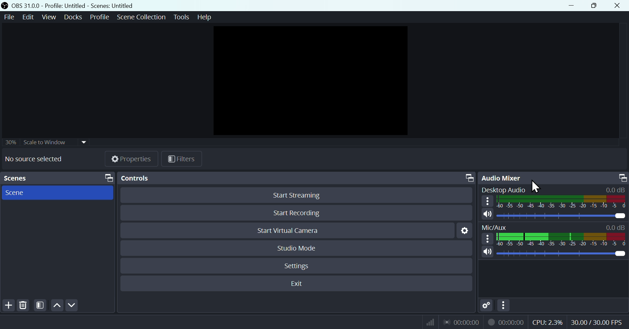 Image resolution: width=629 pixels, height=329 pixels. Describe the element at coordinates (292, 248) in the screenshot. I see `Studio mode` at that location.